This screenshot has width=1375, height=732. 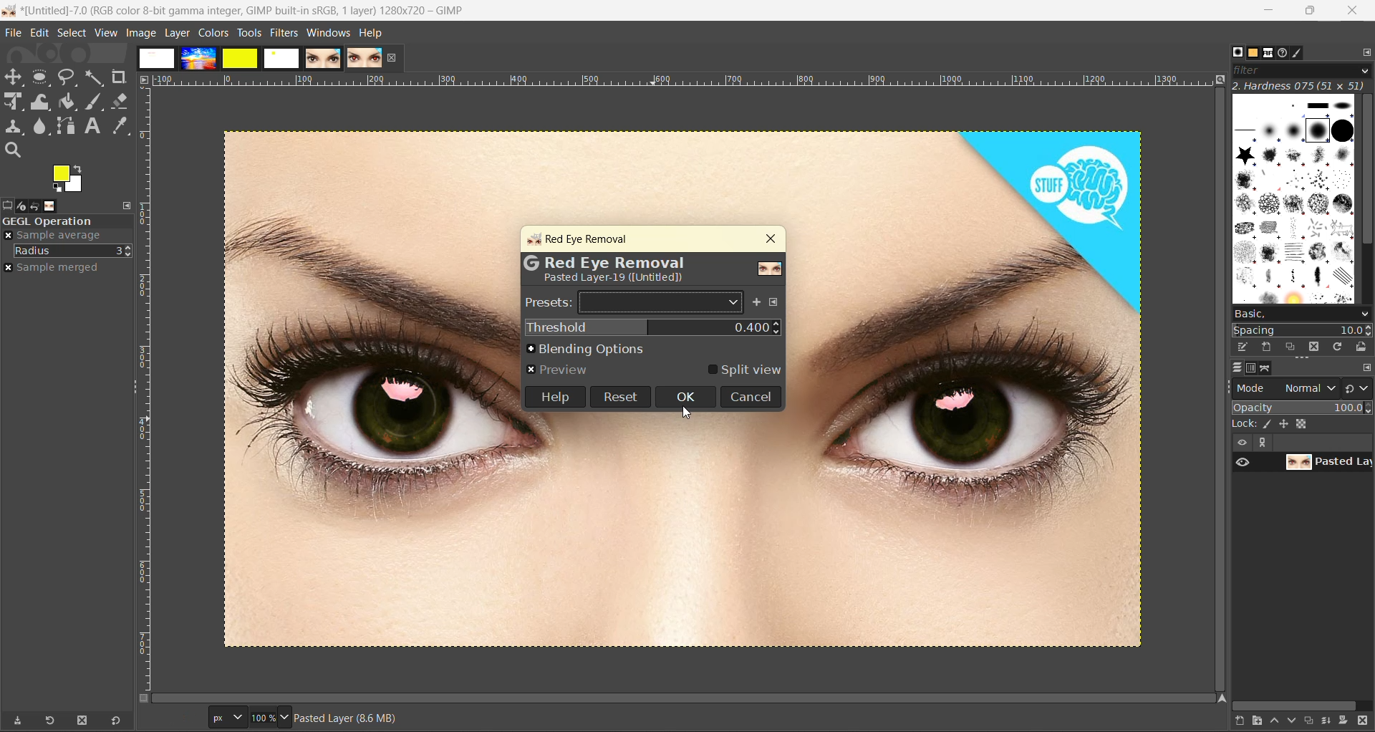 I want to click on layer, so click(x=176, y=34).